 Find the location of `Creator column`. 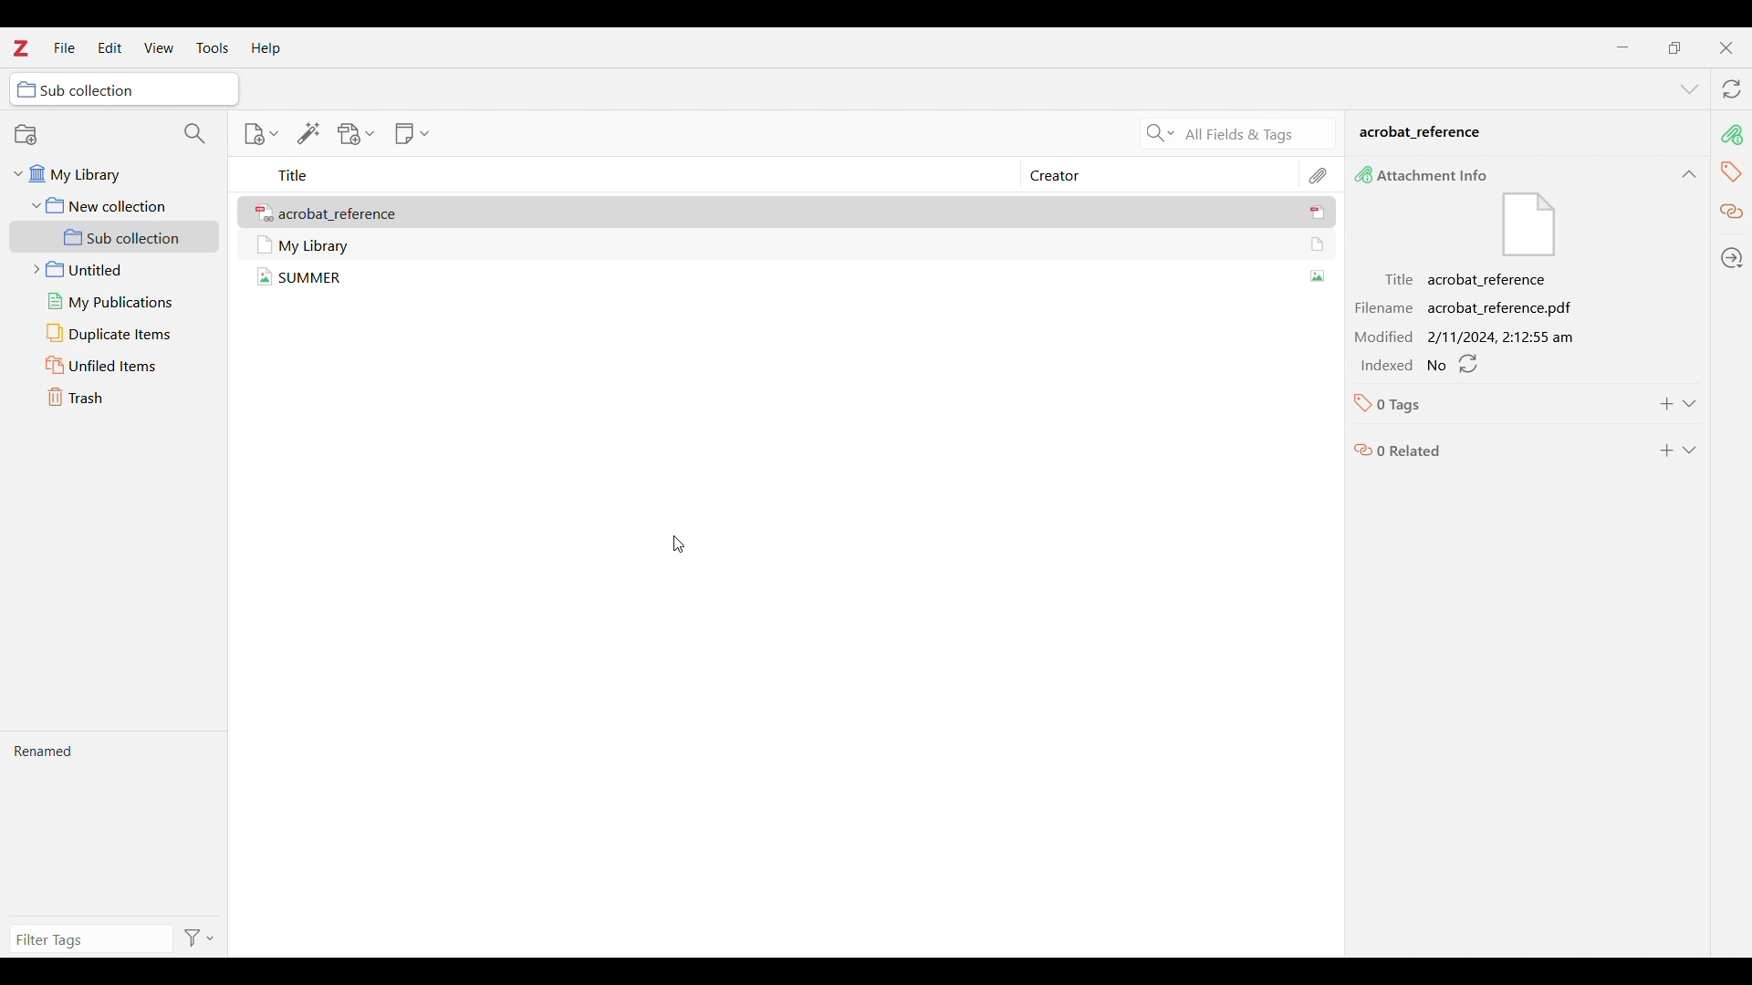

Creator column is located at coordinates (1145, 174).